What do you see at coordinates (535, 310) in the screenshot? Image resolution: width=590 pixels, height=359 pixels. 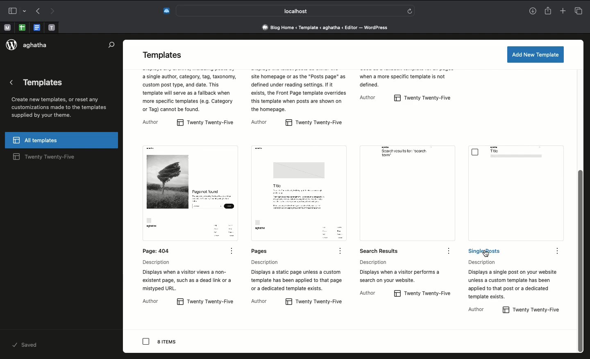 I see `twenty twenty-five` at bounding box center [535, 310].